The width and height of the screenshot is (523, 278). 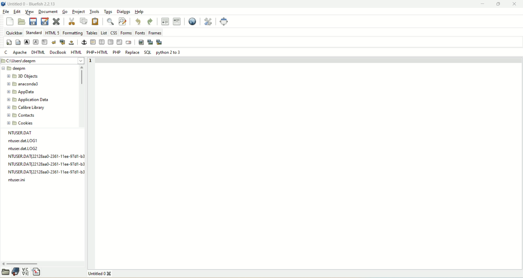 What do you see at coordinates (123, 21) in the screenshot?
I see `advanced find and replace` at bounding box center [123, 21].